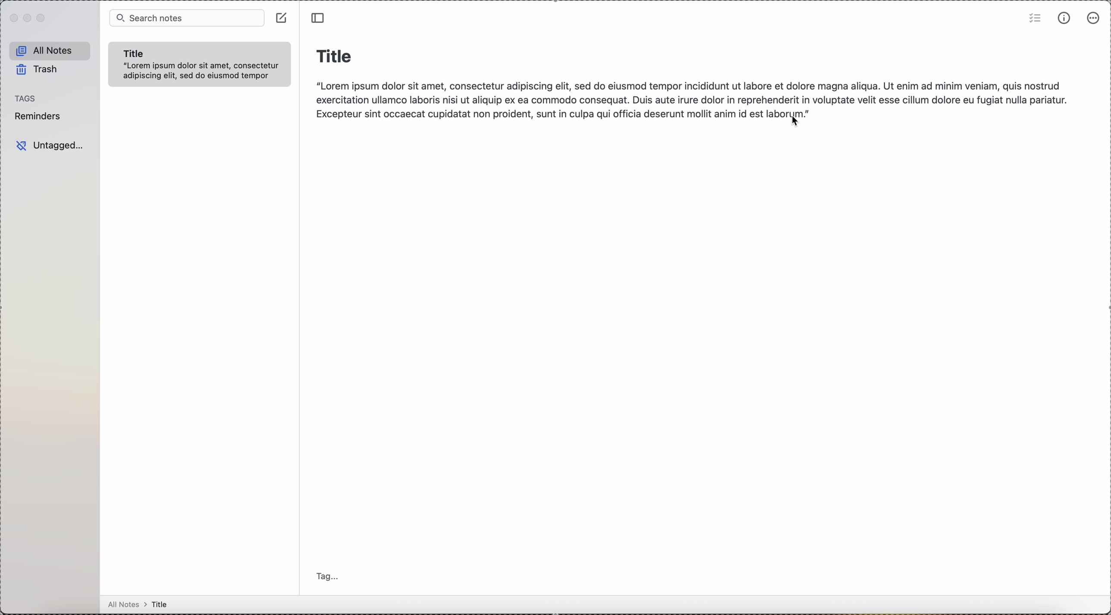 The image size is (1111, 615). I want to click on untagged, so click(49, 146).